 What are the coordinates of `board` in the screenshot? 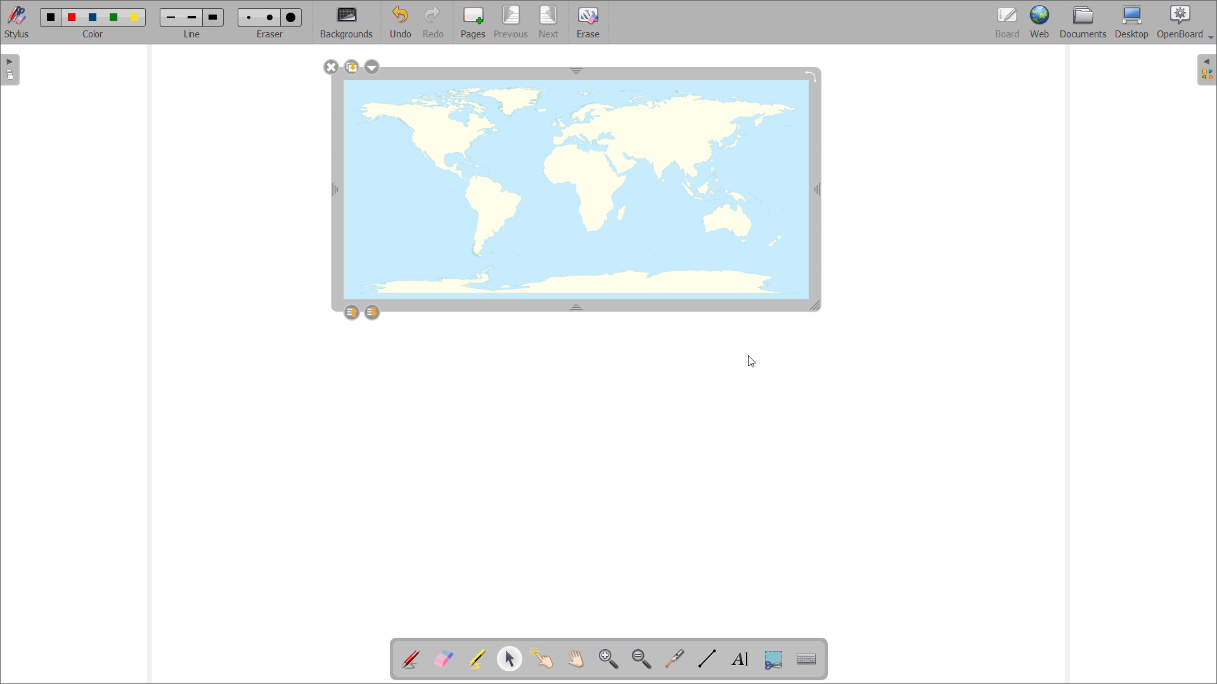 It's located at (1007, 22).